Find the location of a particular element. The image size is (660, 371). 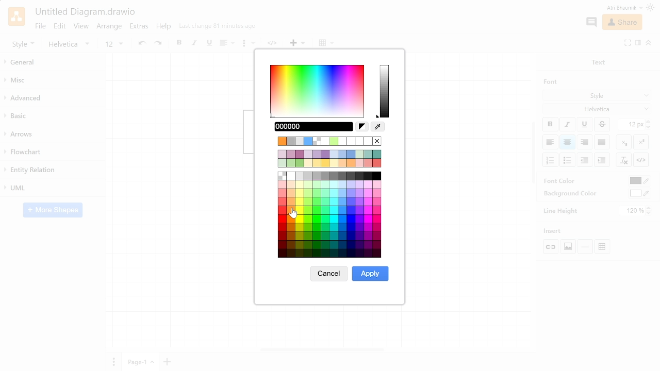

Numbering is located at coordinates (551, 160).